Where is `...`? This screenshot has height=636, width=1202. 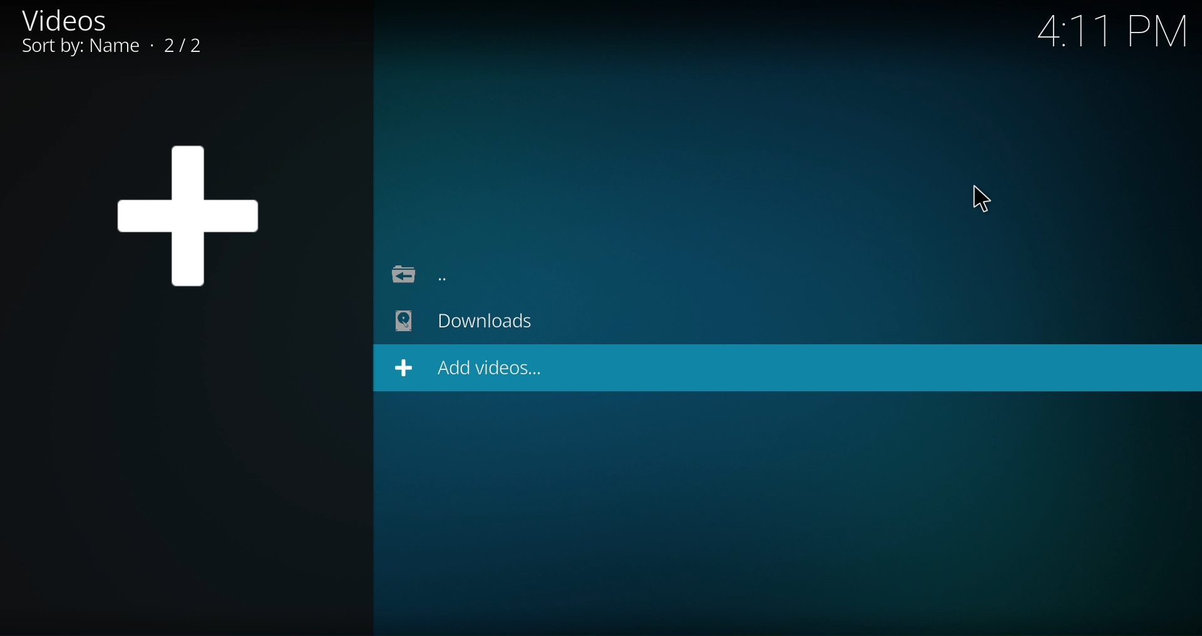
... is located at coordinates (454, 279).